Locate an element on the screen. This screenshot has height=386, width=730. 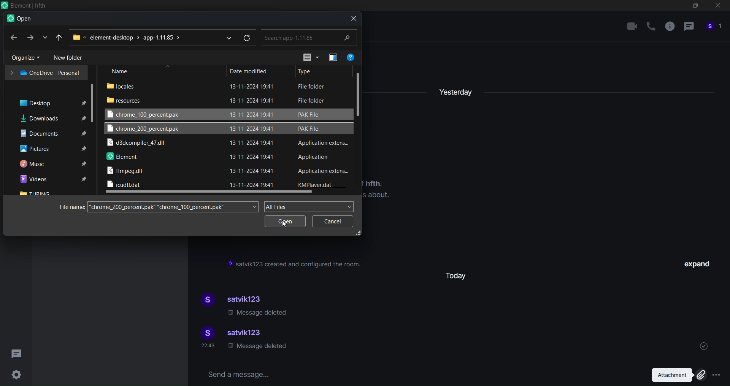
d3 dll is located at coordinates (138, 144).